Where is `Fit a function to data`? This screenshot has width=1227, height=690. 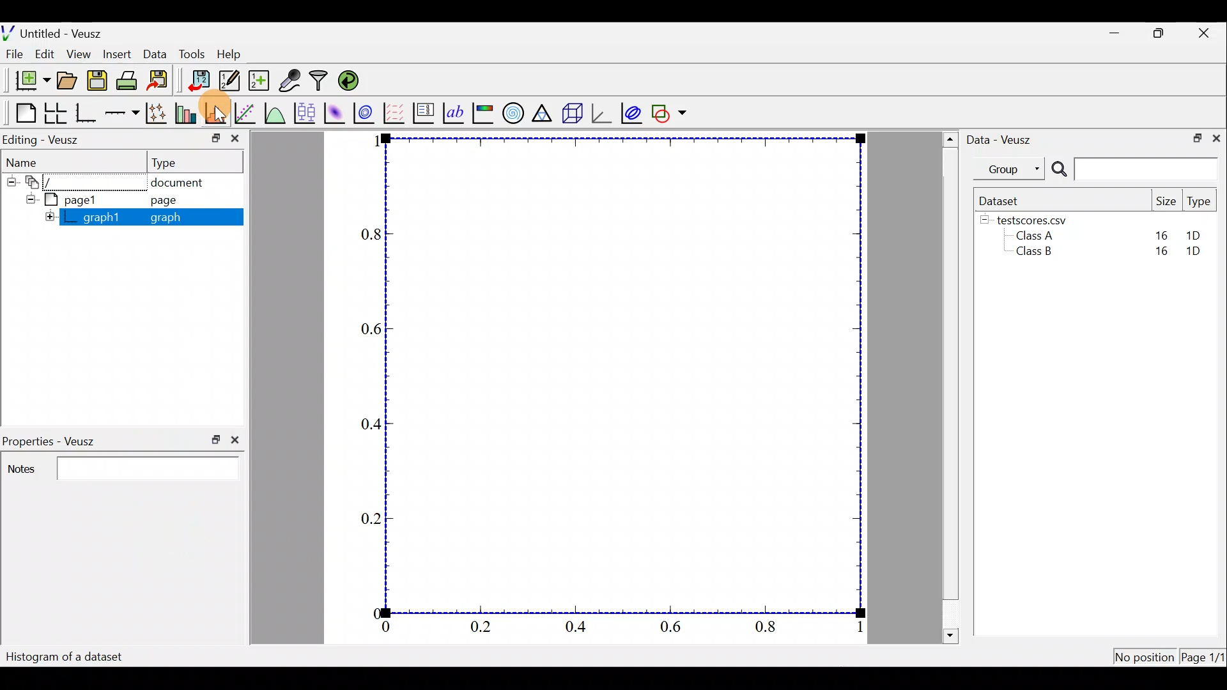
Fit a function to data is located at coordinates (246, 112).